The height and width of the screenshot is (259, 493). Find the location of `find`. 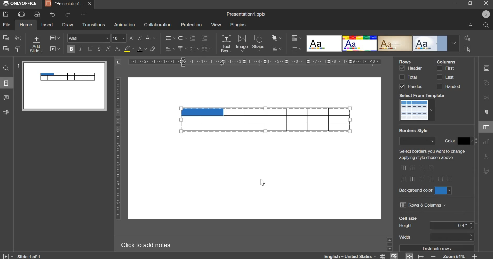

find is located at coordinates (6, 68).